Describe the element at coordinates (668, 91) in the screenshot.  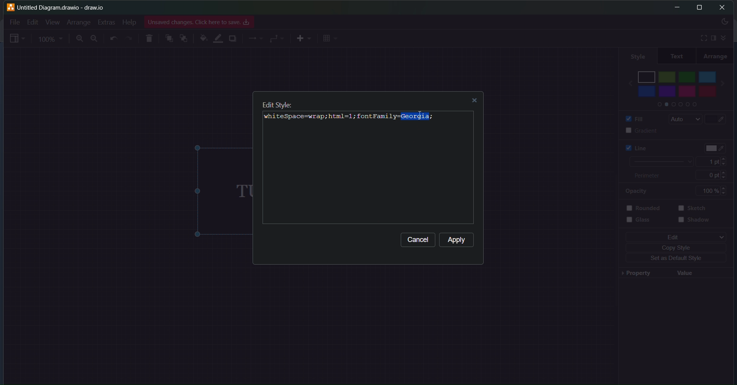
I see `purple` at that location.